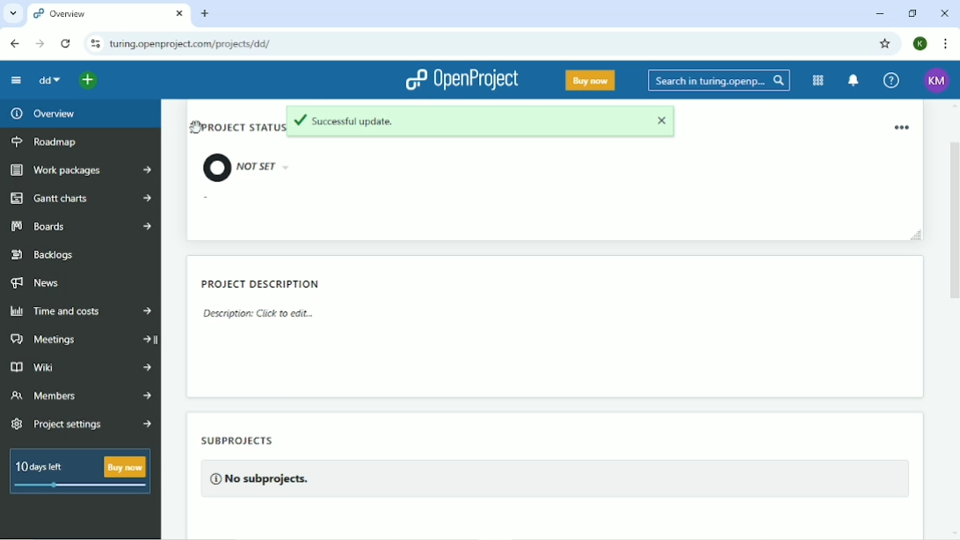  I want to click on Roadmap, so click(47, 142).